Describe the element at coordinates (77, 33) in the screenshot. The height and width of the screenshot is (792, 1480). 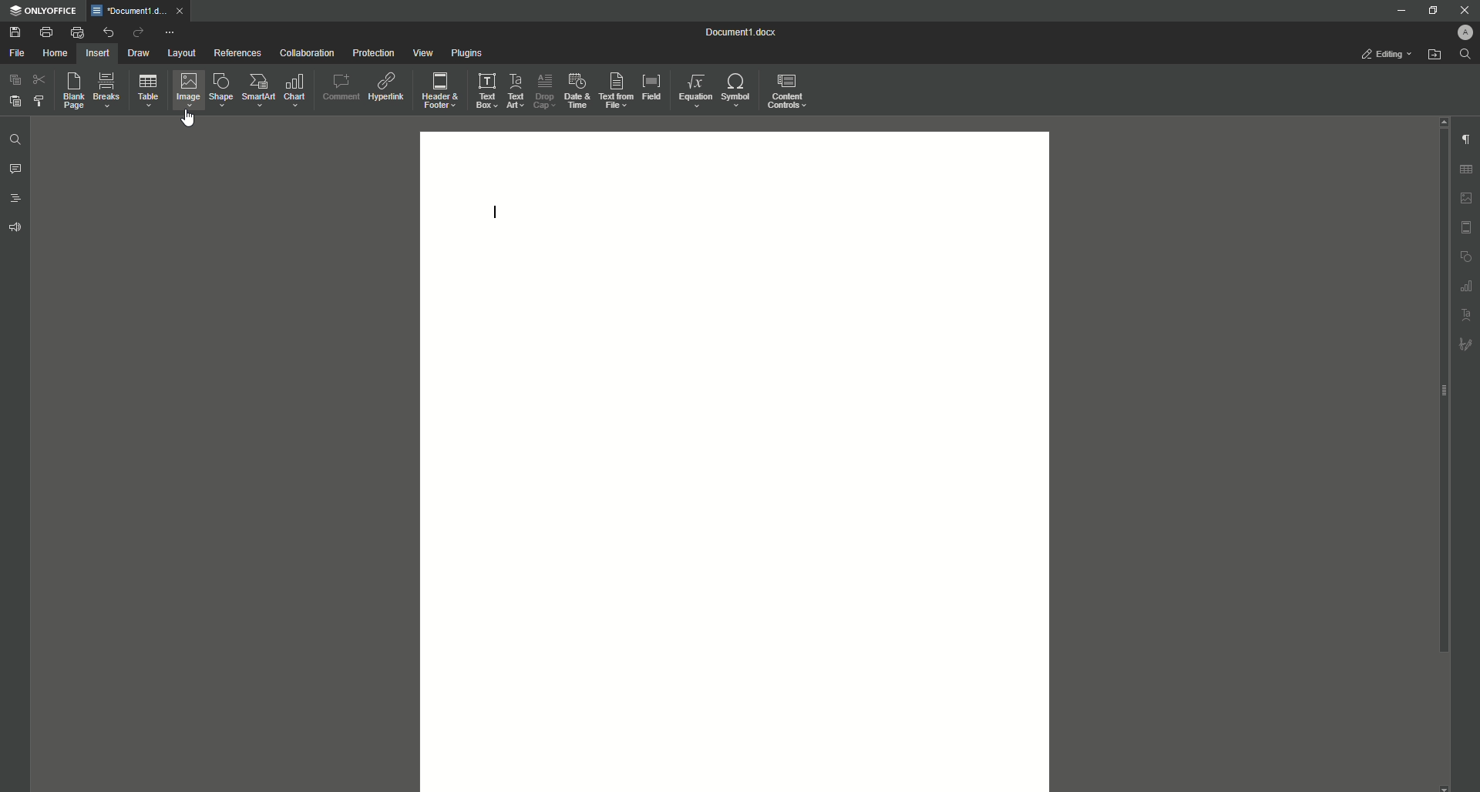
I see `Quick Print` at that location.